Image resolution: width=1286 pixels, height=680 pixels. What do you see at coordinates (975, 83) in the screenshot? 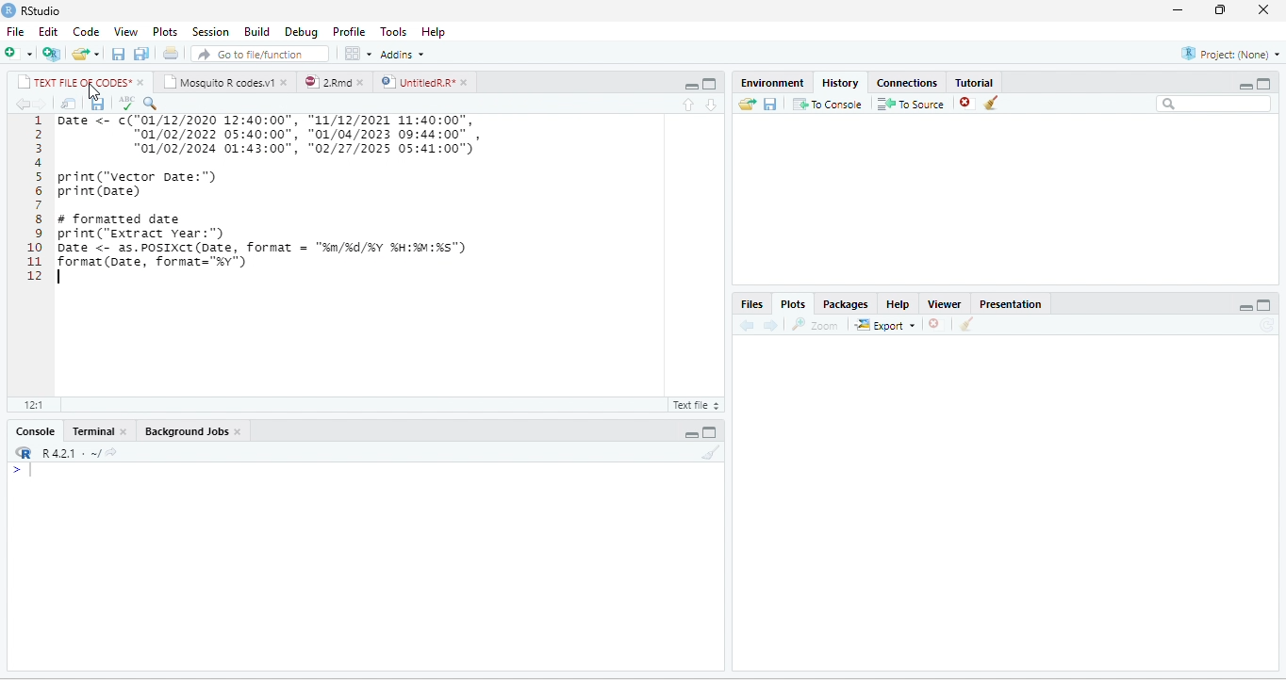
I see `Tutorial` at bounding box center [975, 83].